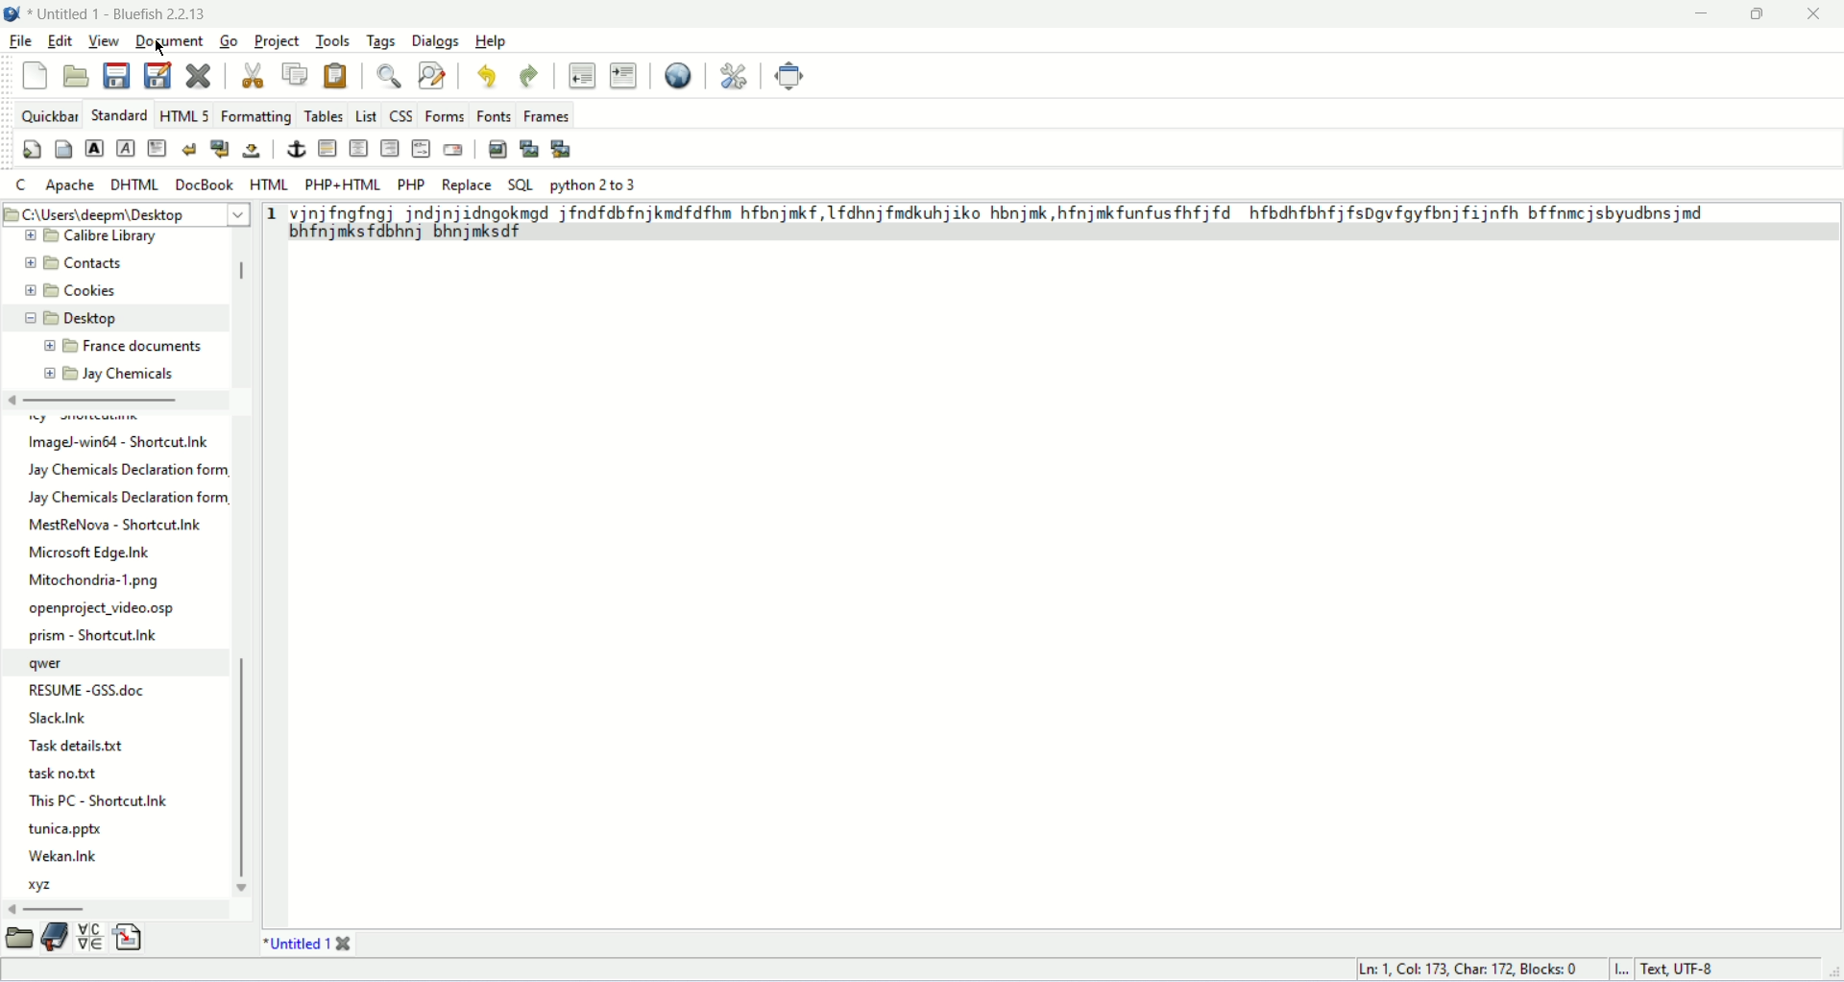 The height and width of the screenshot is (982, 1844). What do you see at coordinates (104, 610) in the screenshot?
I see `openproject_video.osp` at bounding box center [104, 610].